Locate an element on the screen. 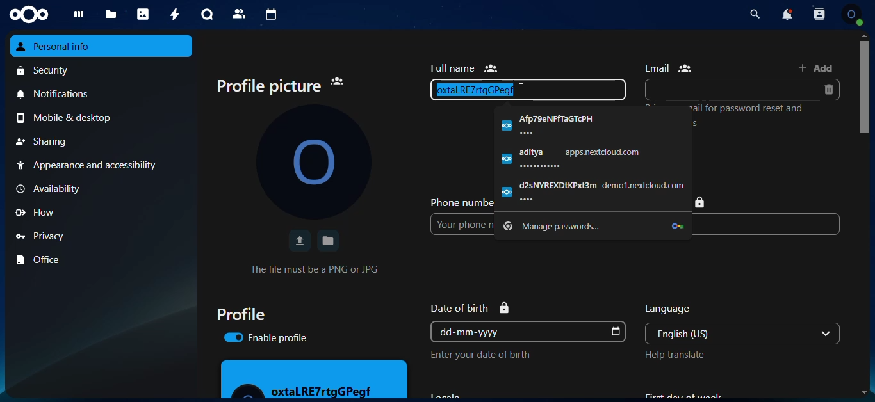  Primary email for password reset and notifications is located at coordinates (749, 115).